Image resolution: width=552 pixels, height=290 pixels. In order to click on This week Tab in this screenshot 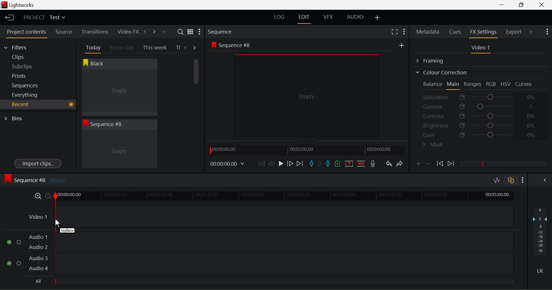, I will do `click(154, 48)`.